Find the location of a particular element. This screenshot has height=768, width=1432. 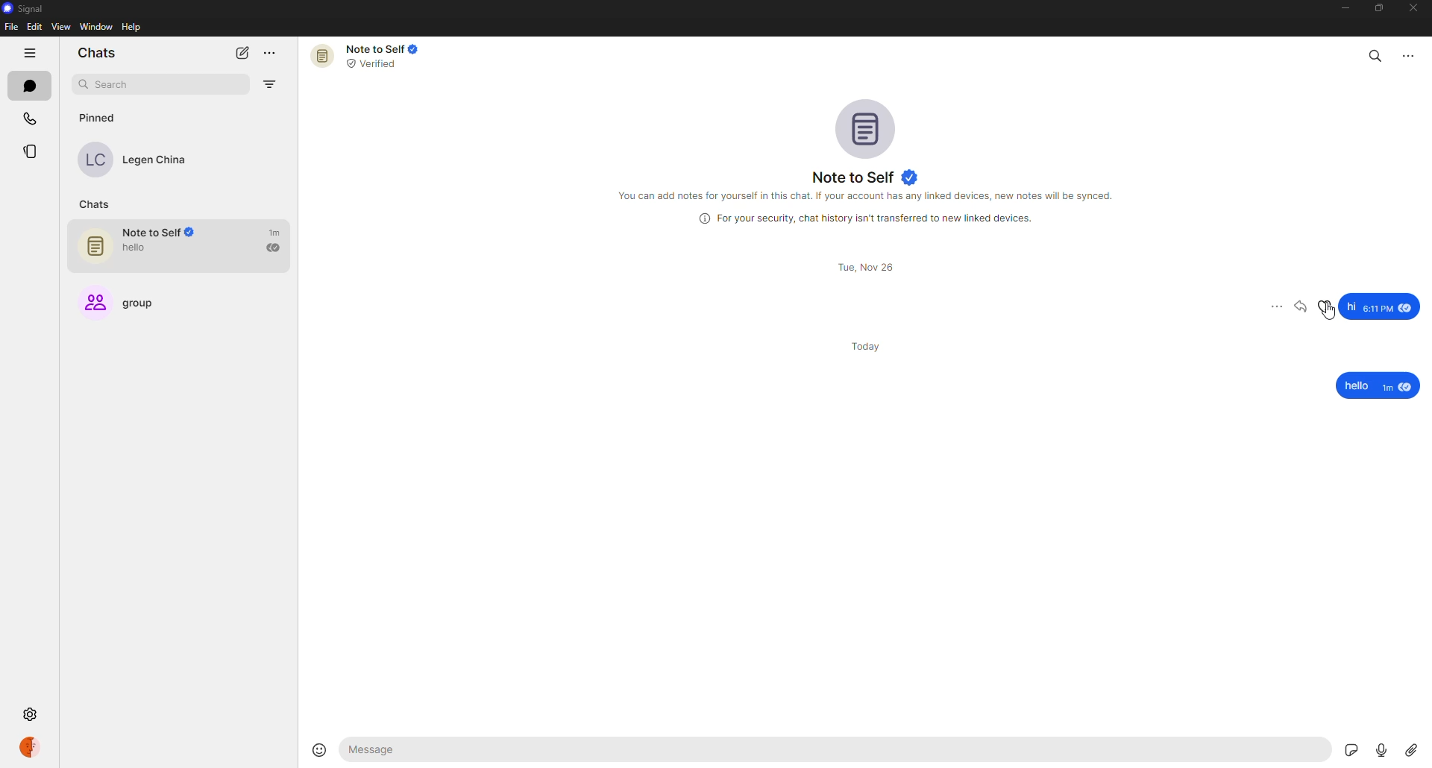

close is located at coordinates (1415, 10).